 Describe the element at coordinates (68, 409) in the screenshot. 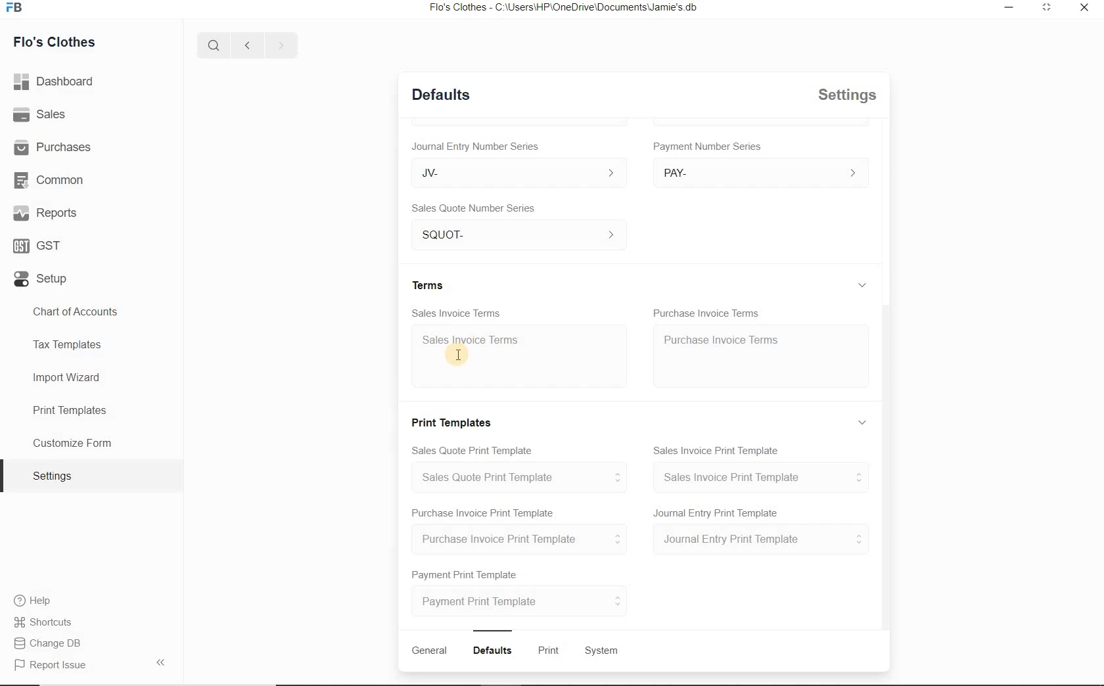

I see `Print Templates` at that location.